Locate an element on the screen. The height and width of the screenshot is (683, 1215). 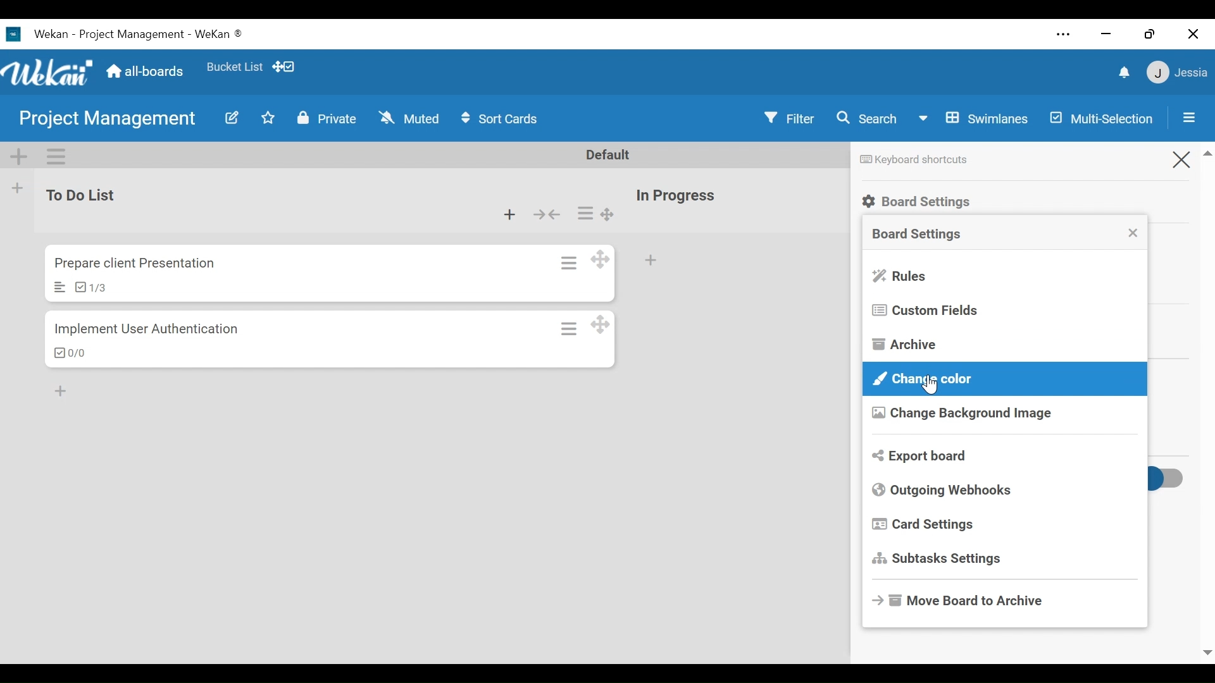
Desktop drag handles is located at coordinates (599, 259).